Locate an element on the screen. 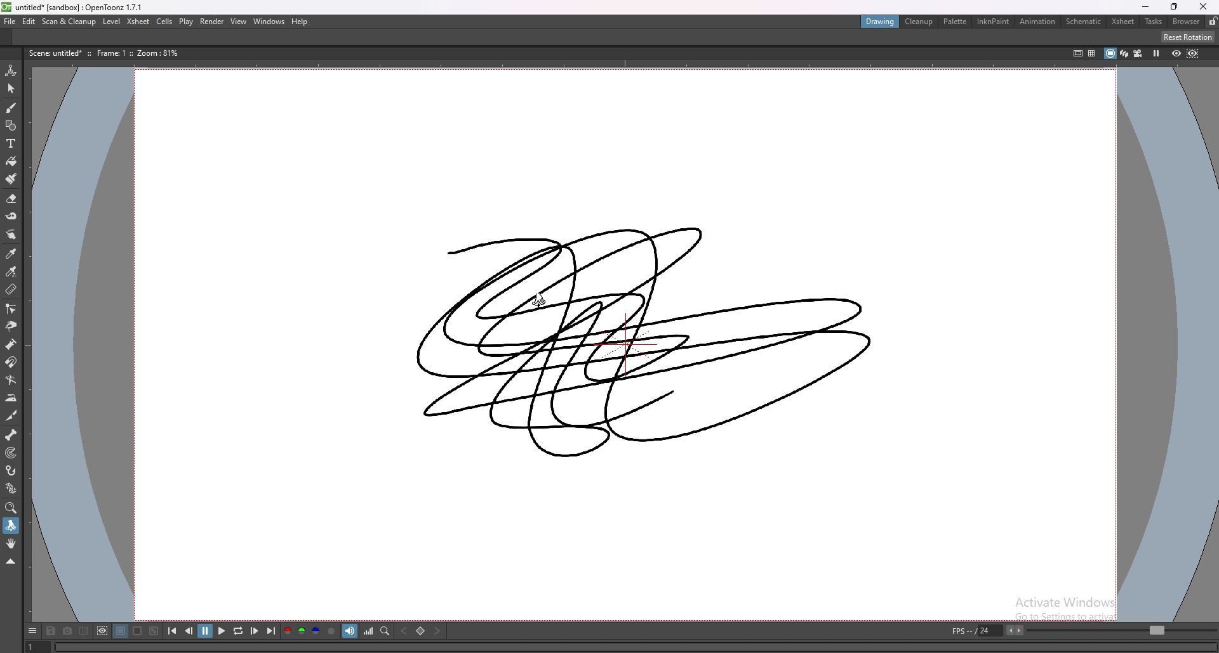 Image resolution: width=1219 pixels, height=653 pixels. white background is located at coordinates (138, 631).